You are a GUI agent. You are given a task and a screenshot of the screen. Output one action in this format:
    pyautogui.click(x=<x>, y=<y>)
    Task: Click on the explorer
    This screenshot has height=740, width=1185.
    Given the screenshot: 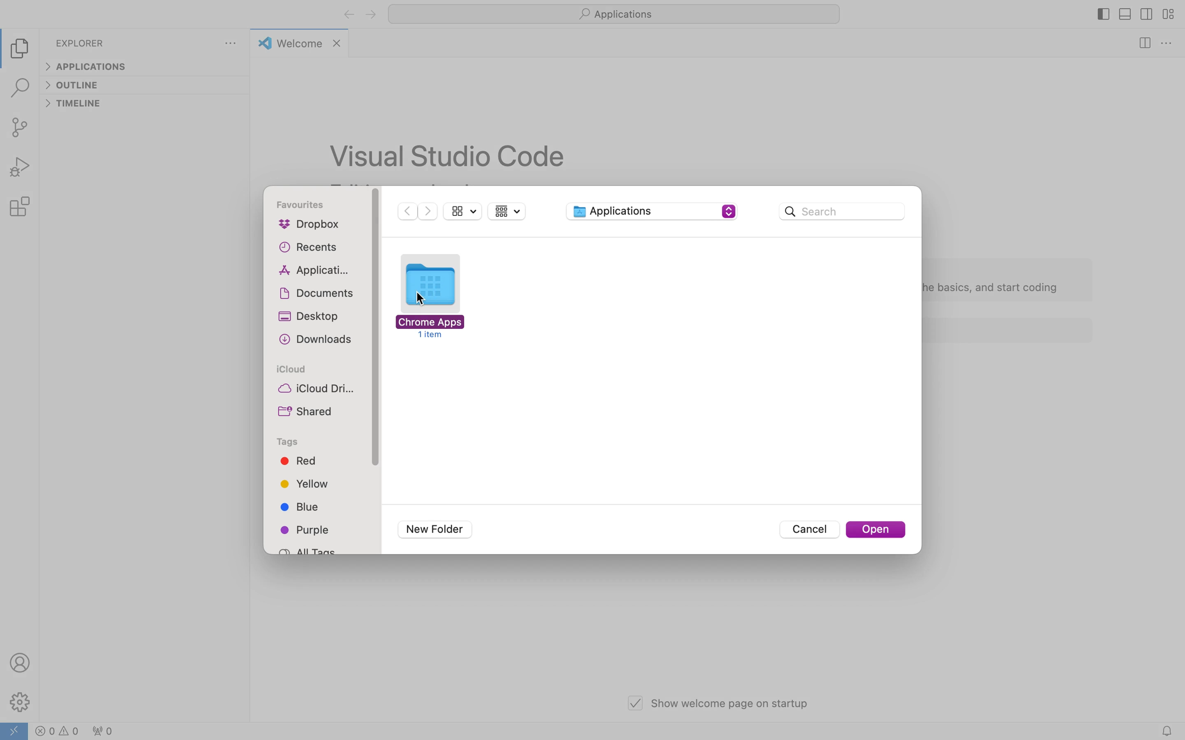 What is the action you would take?
    pyautogui.click(x=23, y=49)
    